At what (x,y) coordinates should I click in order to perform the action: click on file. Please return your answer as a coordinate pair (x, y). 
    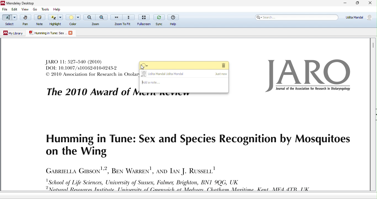
    Looking at the image, I should click on (5, 10).